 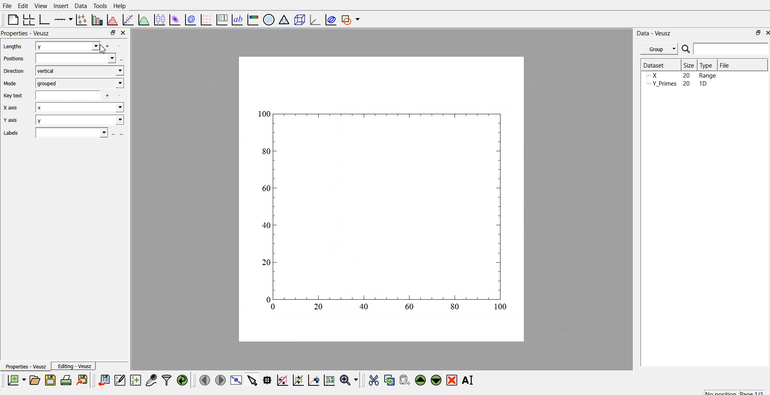 What do you see at coordinates (151, 380) in the screenshot?
I see `capture a dataset` at bounding box center [151, 380].